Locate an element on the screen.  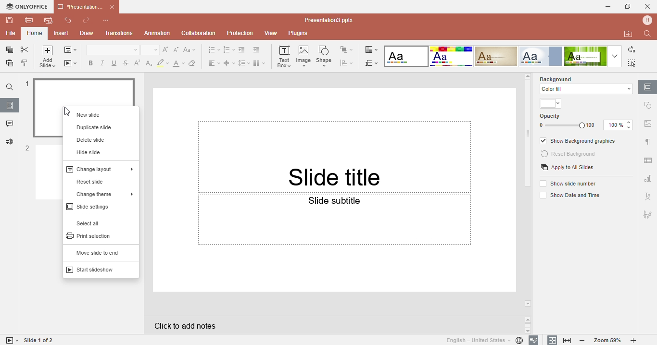
Set document language is located at coordinates (484, 340).